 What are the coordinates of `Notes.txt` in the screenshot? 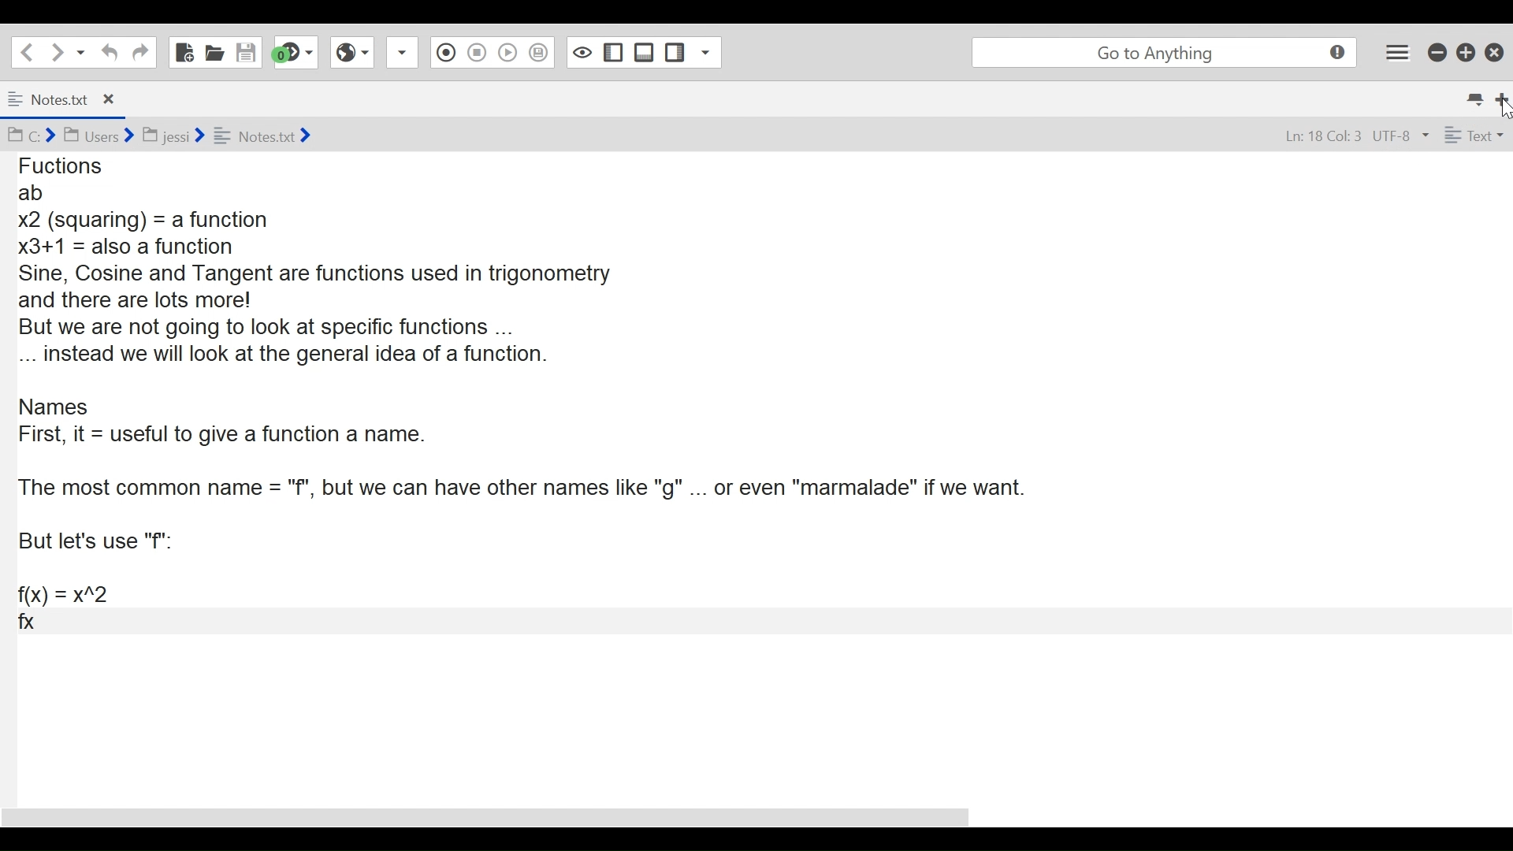 It's located at (44, 101).